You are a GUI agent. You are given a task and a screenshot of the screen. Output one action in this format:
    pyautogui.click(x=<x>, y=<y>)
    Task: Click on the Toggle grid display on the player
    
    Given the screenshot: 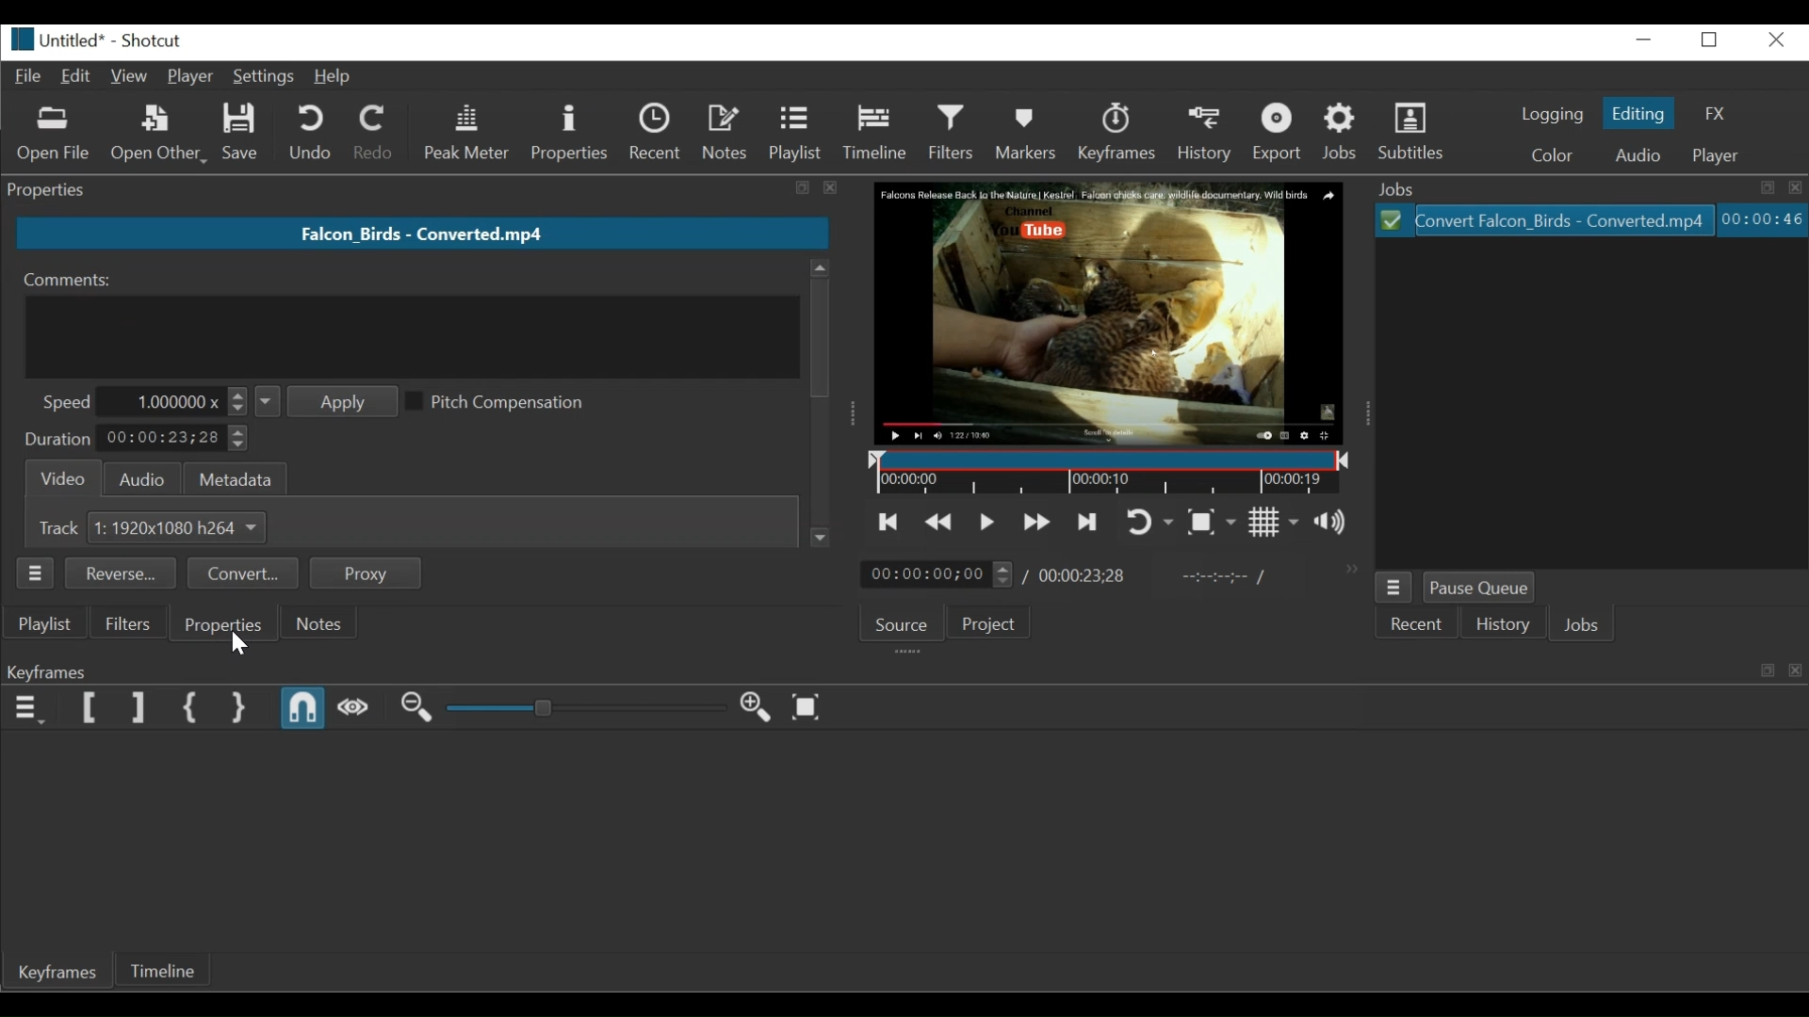 What is the action you would take?
    pyautogui.click(x=1274, y=523)
    